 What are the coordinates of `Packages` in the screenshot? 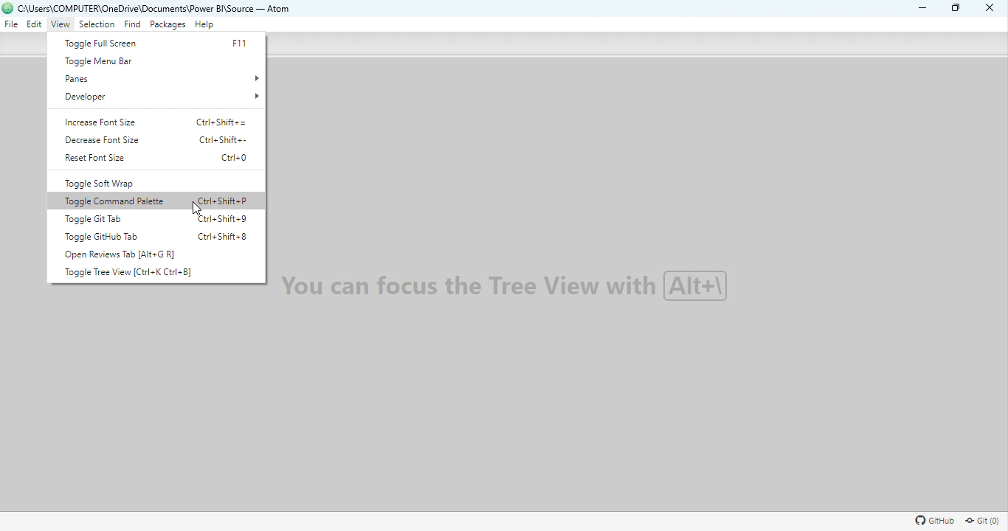 It's located at (168, 25).